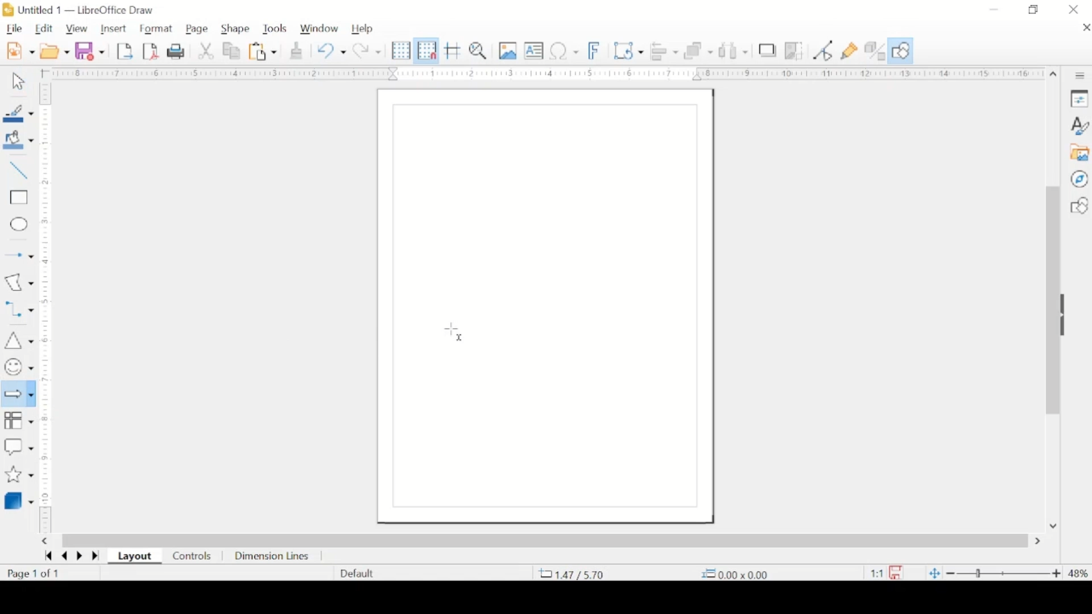  Describe the element at coordinates (35, 574) in the screenshot. I see `page count` at that location.